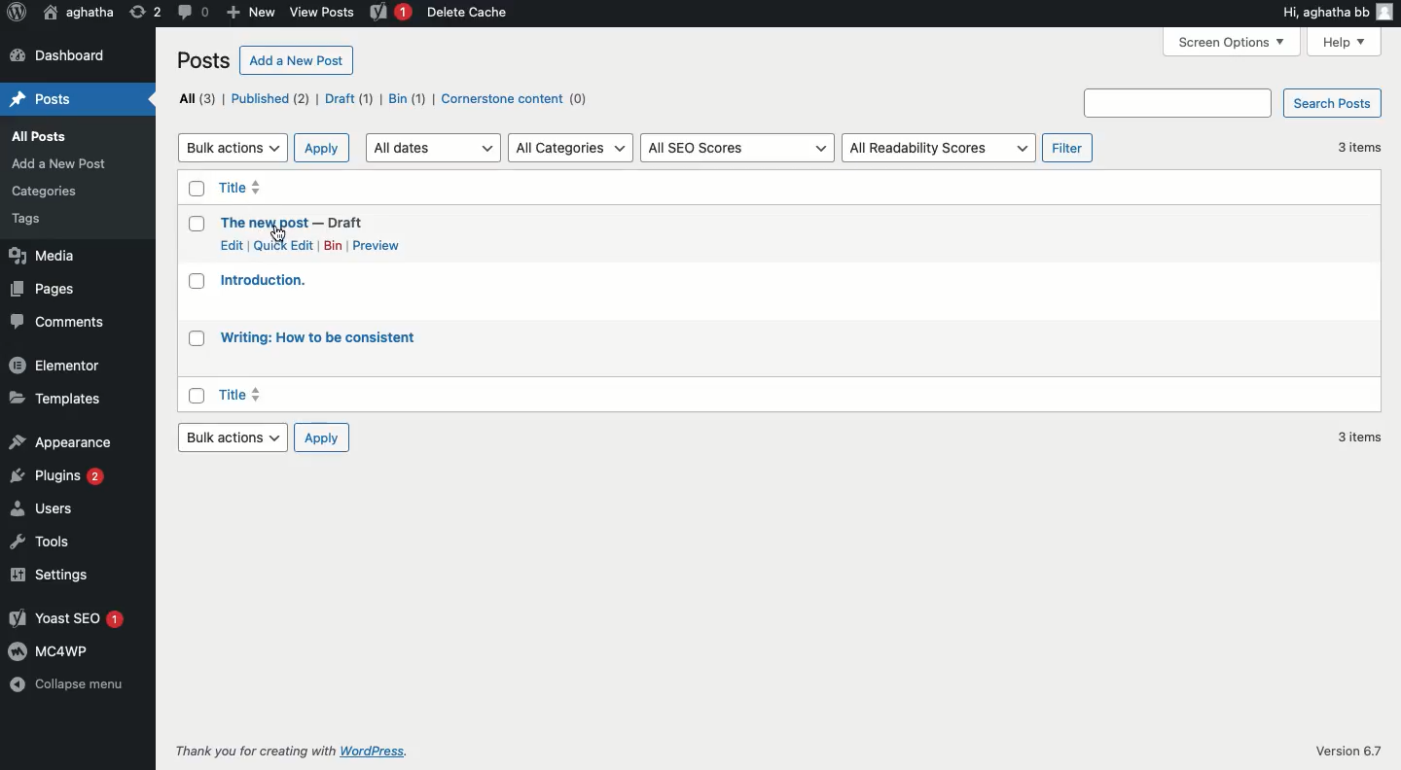 Image resolution: width=1401 pixels, height=770 pixels. What do you see at coordinates (1347, 751) in the screenshot?
I see `Version 6.7` at bounding box center [1347, 751].